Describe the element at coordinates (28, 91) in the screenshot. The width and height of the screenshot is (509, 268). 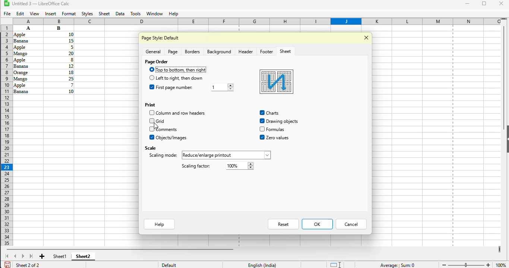
I see `` at that location.